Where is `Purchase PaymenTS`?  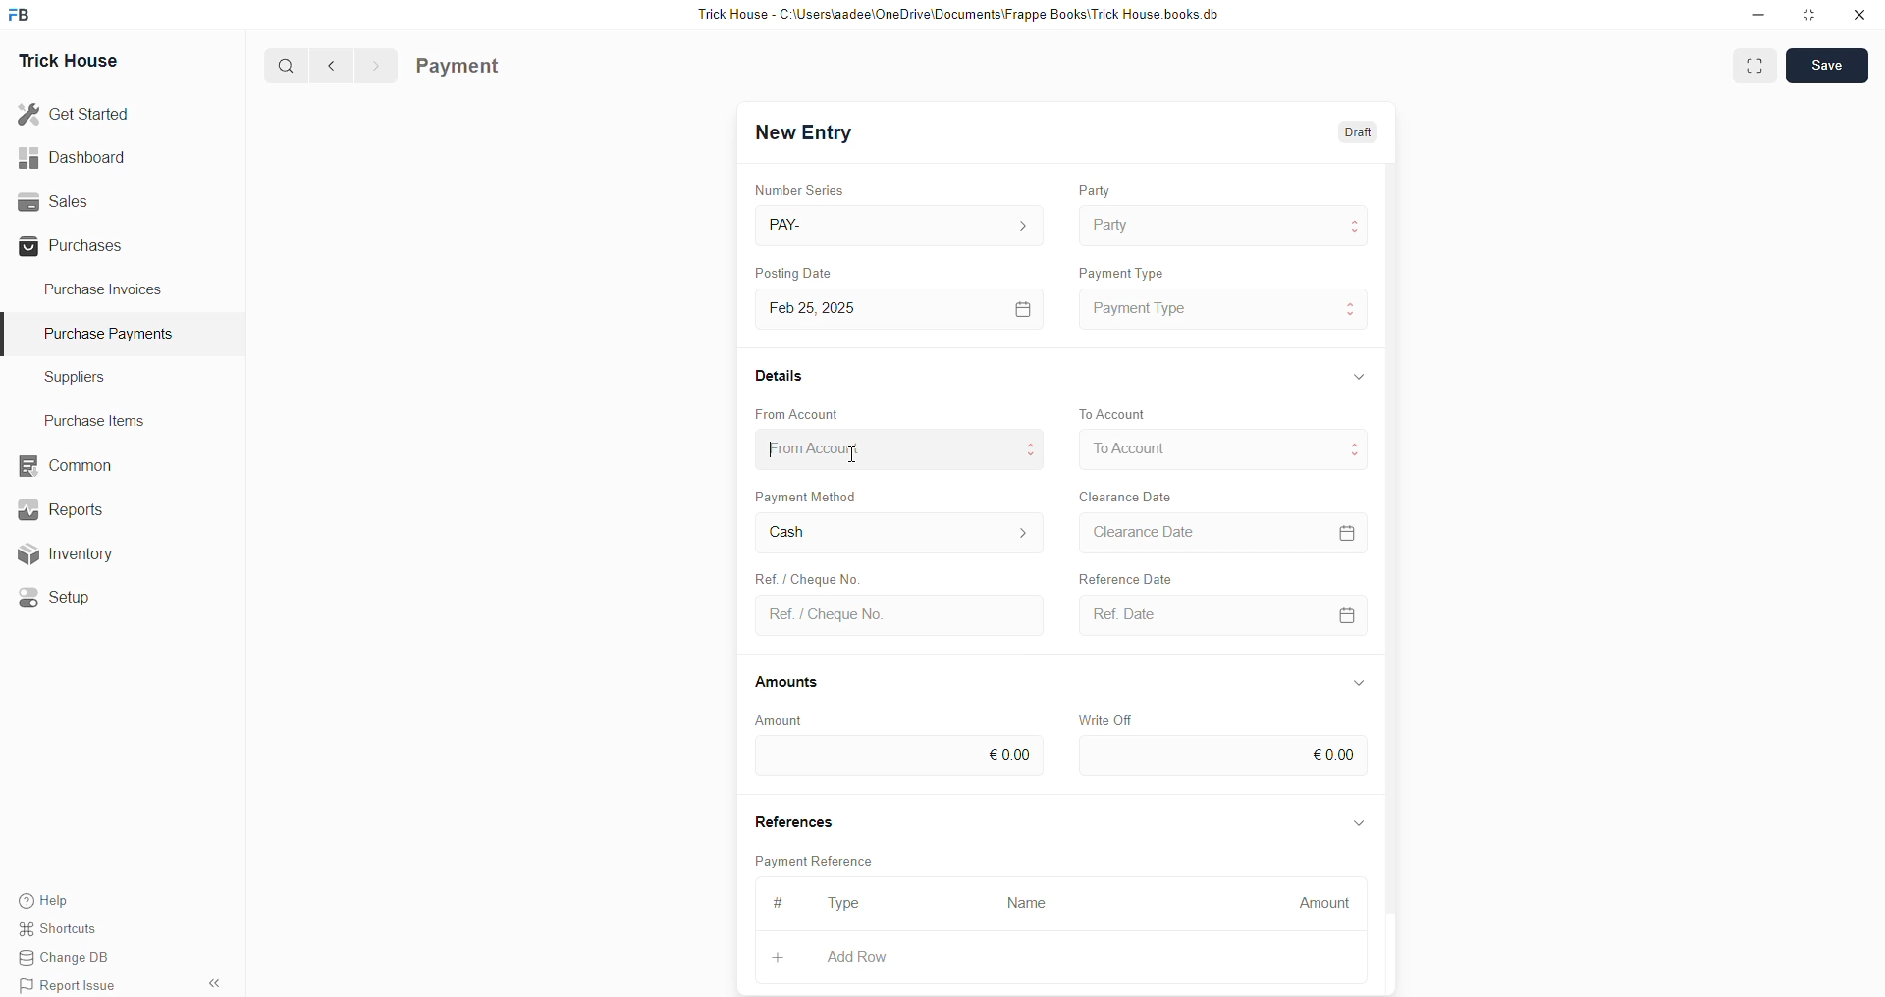 Purchase PaymenTS is located at coordinates (104, 334).